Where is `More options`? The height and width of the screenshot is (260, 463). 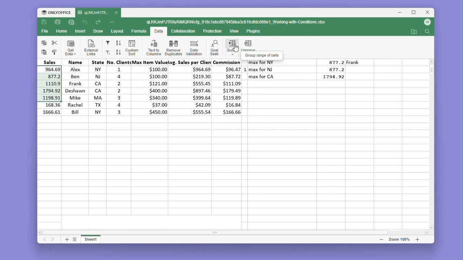 More options is located at coordinates (113, 22).